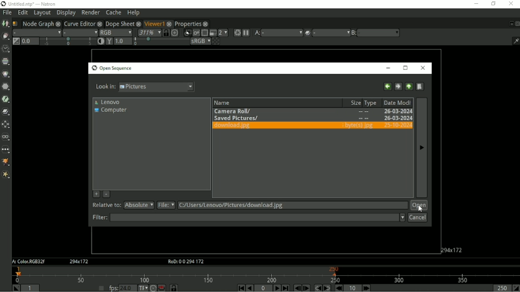 This screenshot has width=520, height=292. Describe the element at coordinates (104, 204) in the screenshot. I see `relative to:` at that location.